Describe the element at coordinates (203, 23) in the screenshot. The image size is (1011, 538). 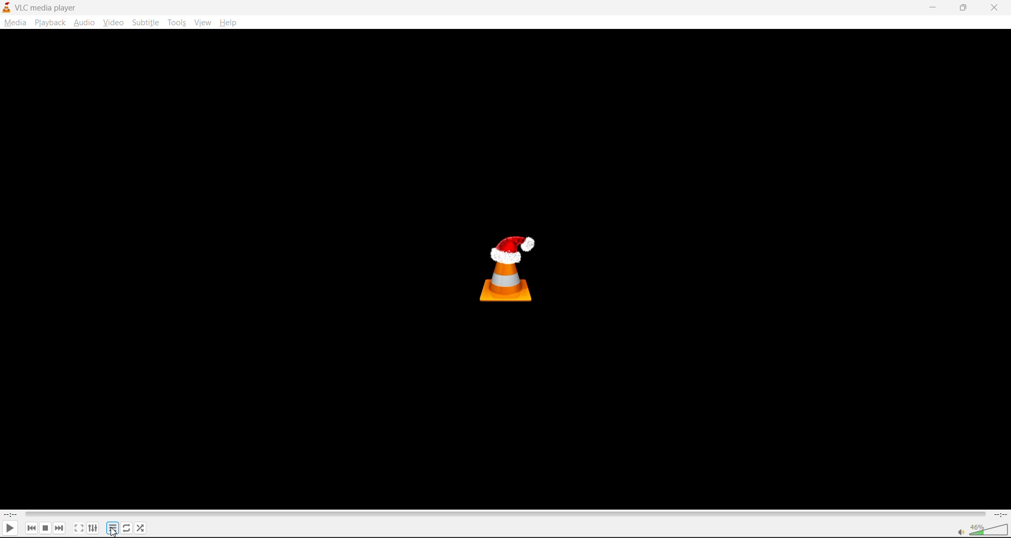
I see `view` at that location.